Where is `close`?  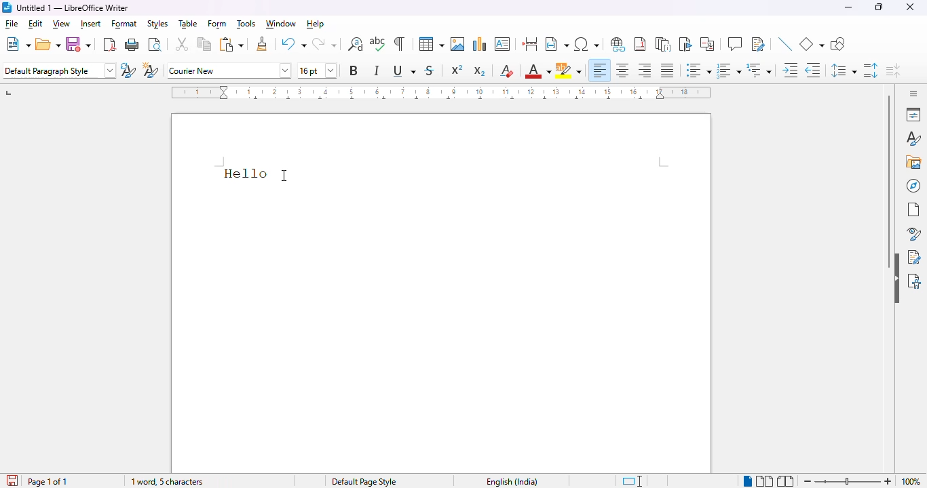
close is located at coordinates (911, 7).